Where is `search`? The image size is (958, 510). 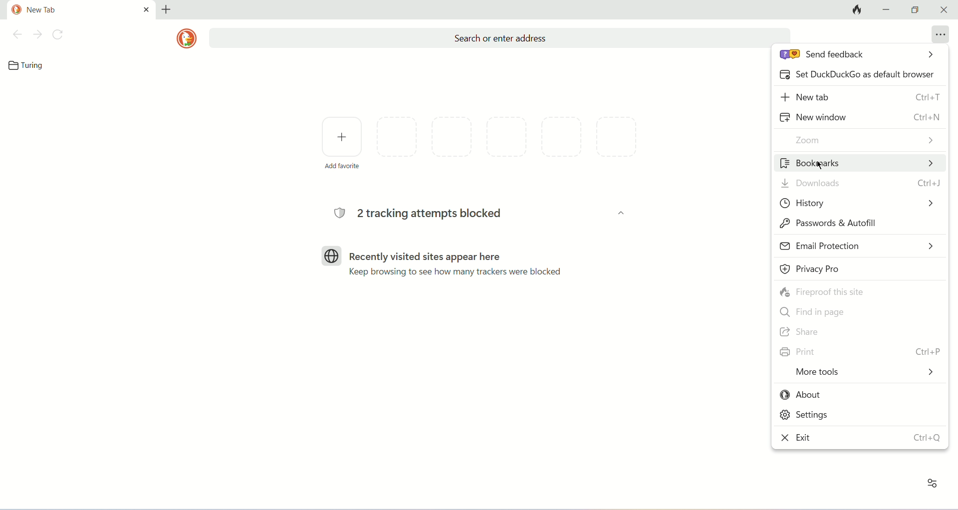
search is located at coordinates (502, 36).